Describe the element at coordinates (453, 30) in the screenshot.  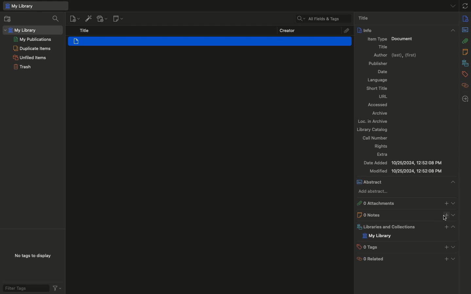
I see `Hide` at that location.